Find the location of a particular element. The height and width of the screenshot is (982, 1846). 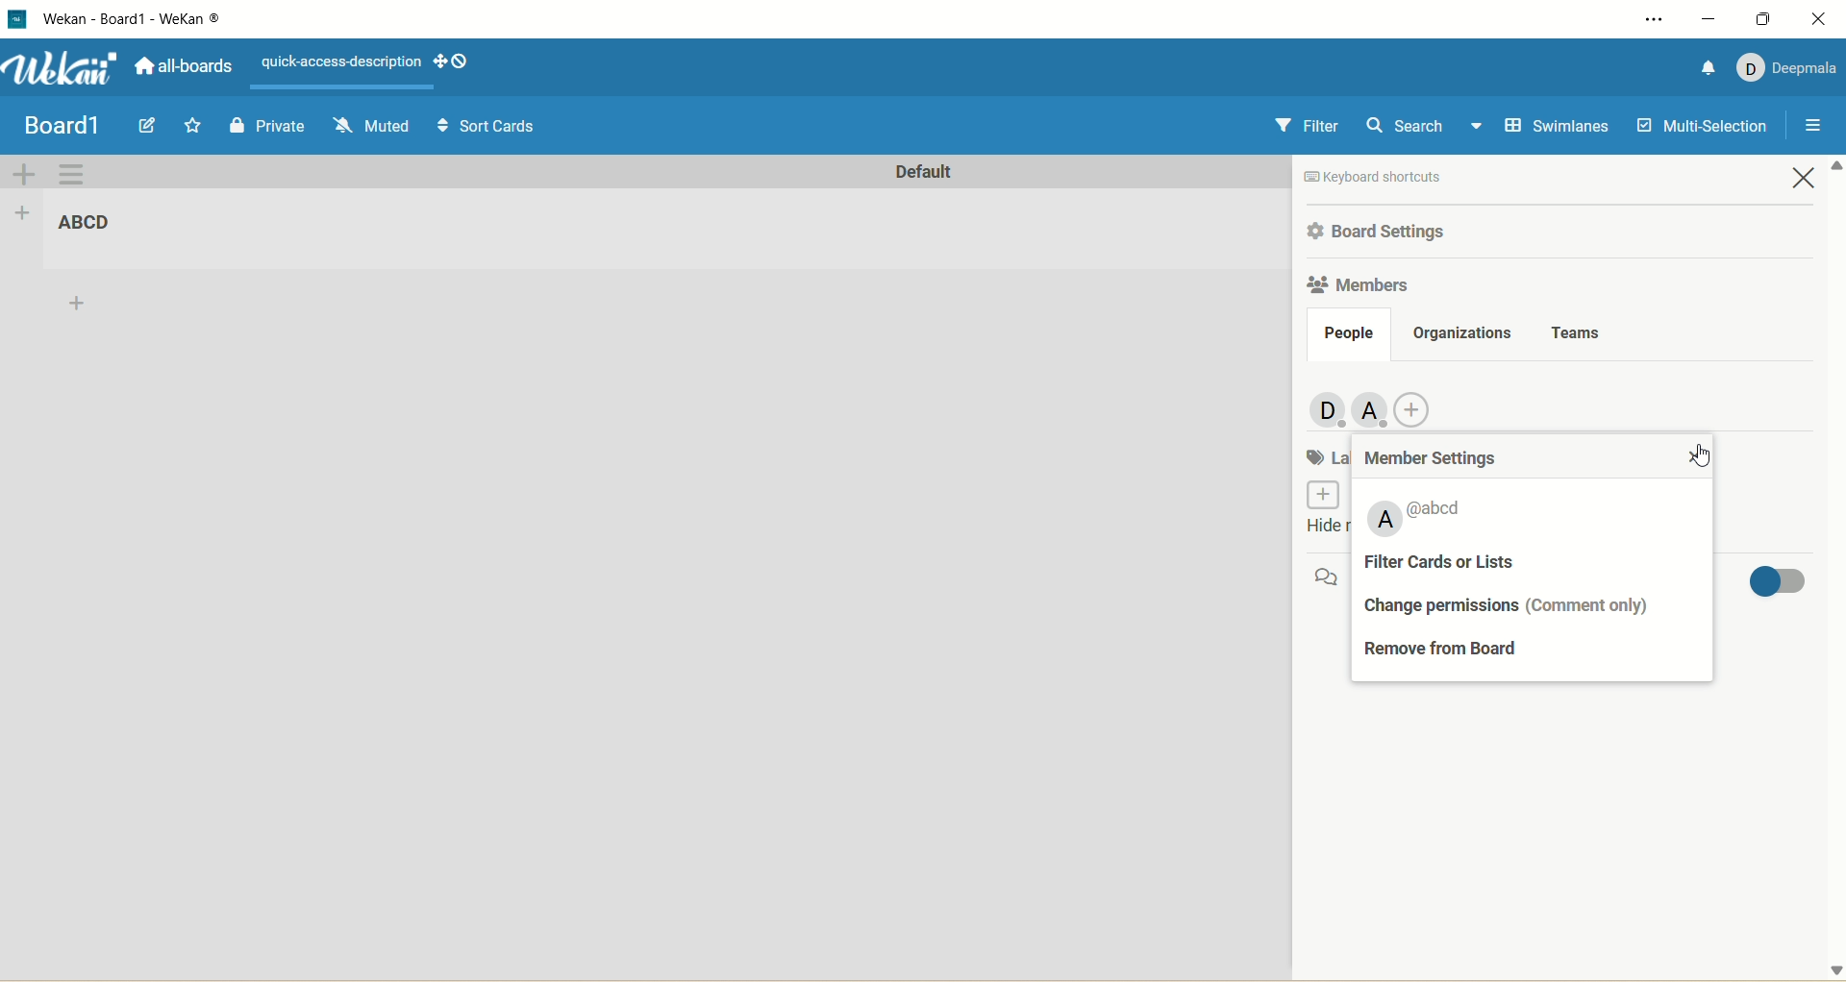

maximize is located at coordinates (1761, 19).